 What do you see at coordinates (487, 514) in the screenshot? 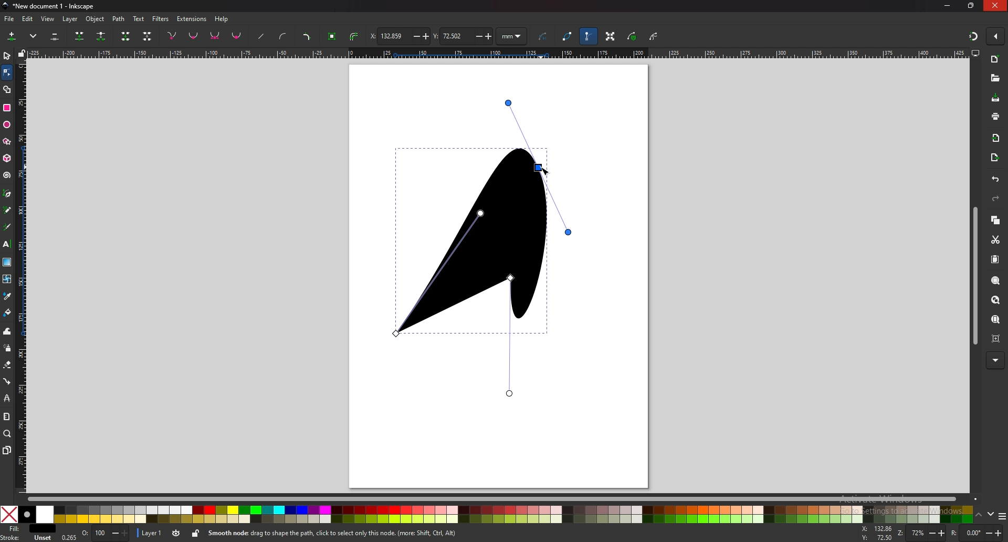
I see `colors` at bounding box center [487, 514].